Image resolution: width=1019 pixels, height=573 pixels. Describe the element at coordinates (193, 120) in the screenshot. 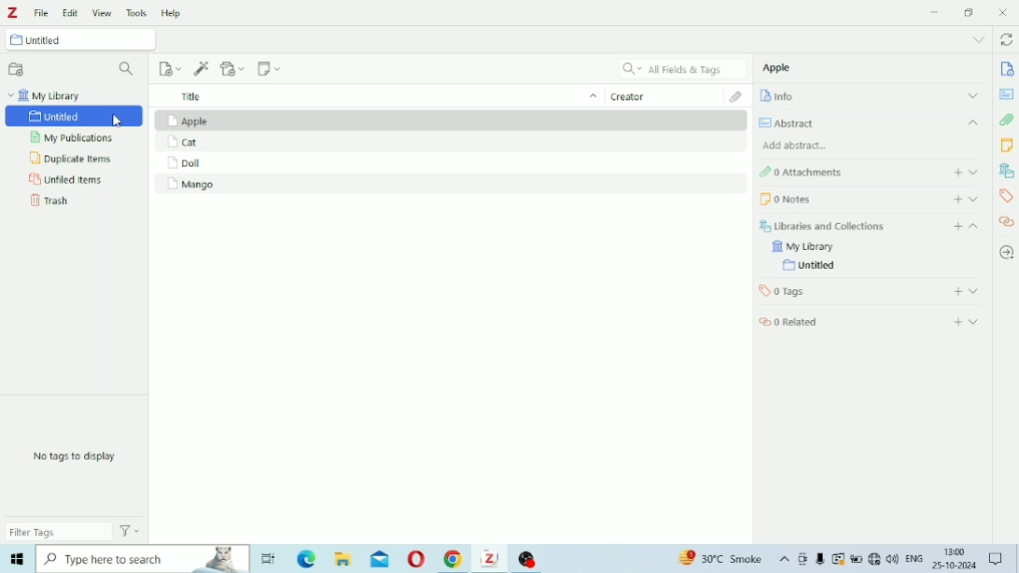

I see `Apple` at that location.